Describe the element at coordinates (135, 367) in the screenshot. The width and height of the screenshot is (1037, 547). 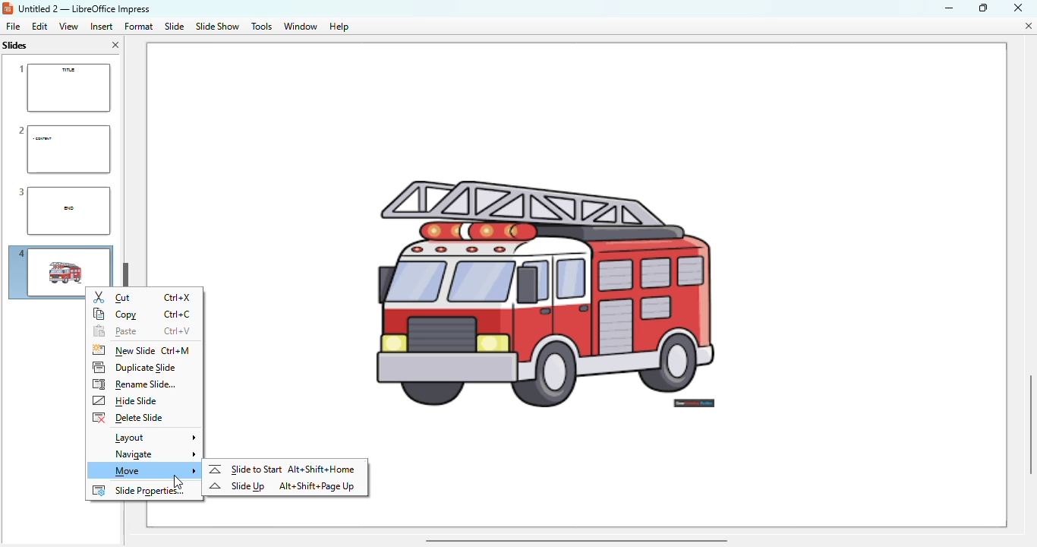
I see `duplicate slide` at that location.